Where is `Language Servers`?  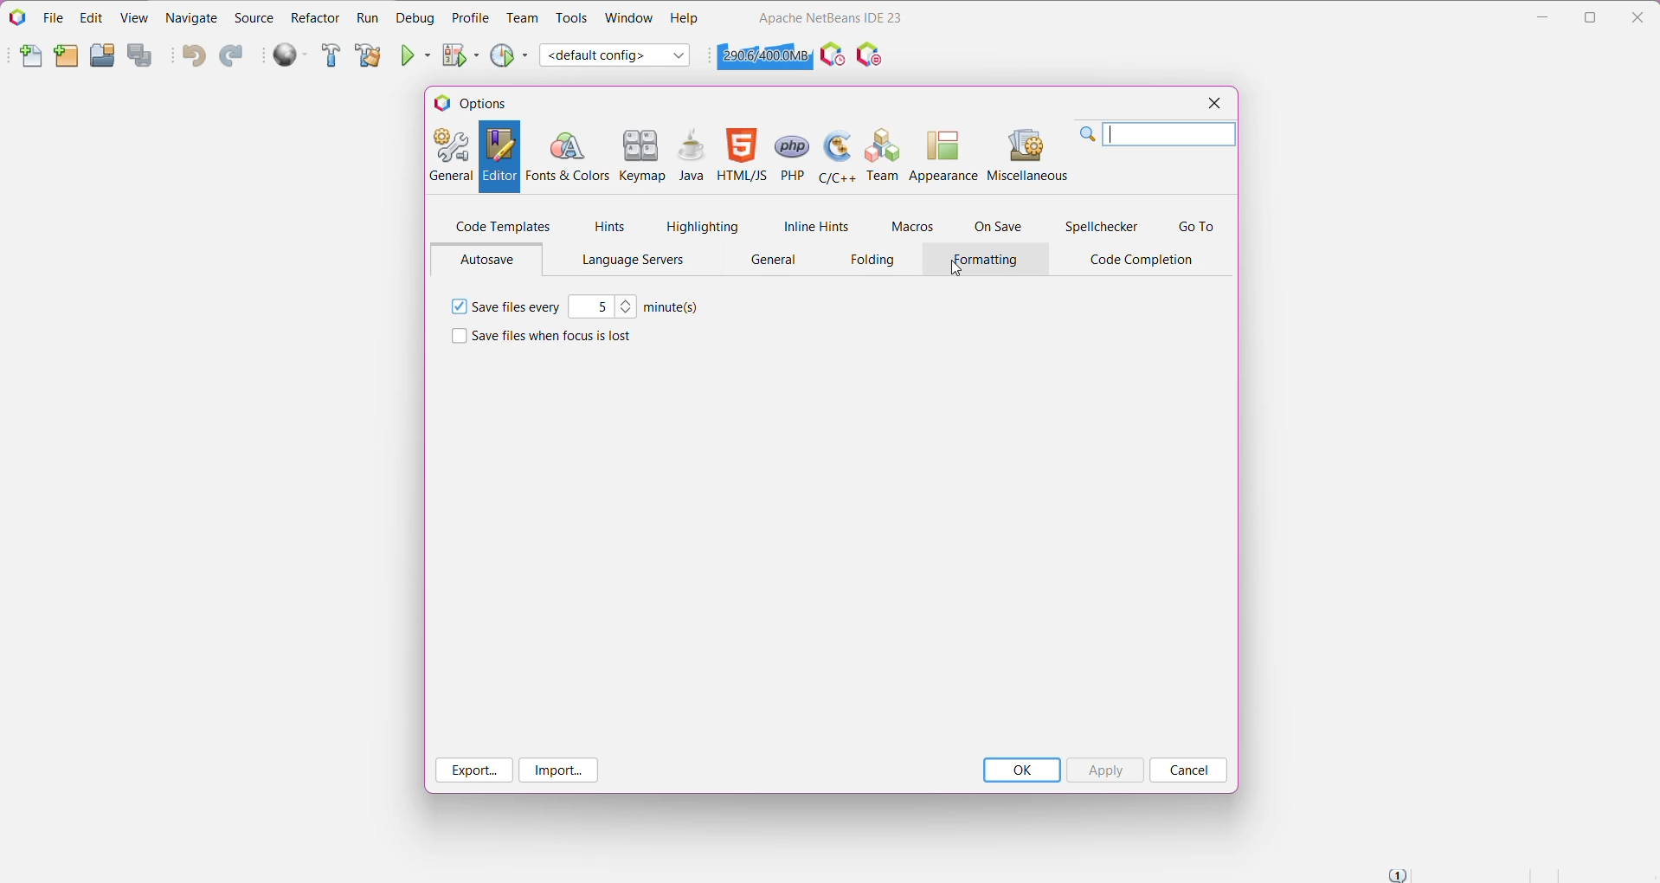 Language Servers is located at coordinates (628, 261).